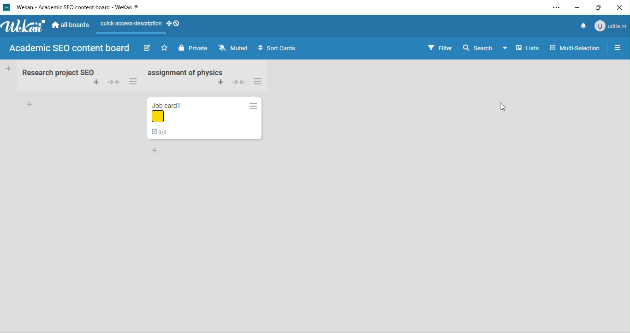 The image size is (630, 333). Describe the element at coordinates (238, 82) in the screenshot. I see `collapse` at that location.